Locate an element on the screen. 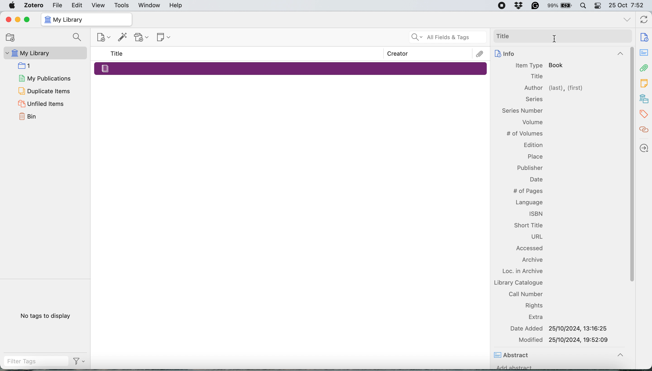  View is located at coordinates (99, 5).